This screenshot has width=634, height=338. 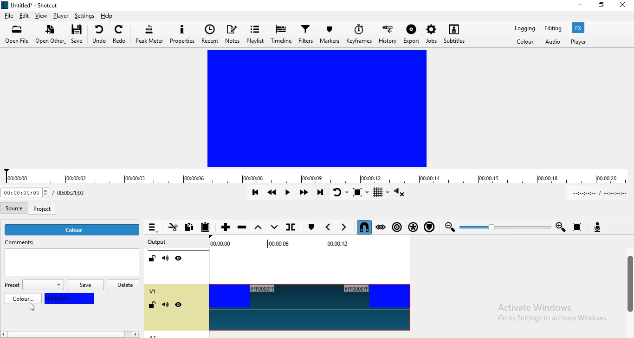 I want to click on Properties, so click(x=183, y=33).